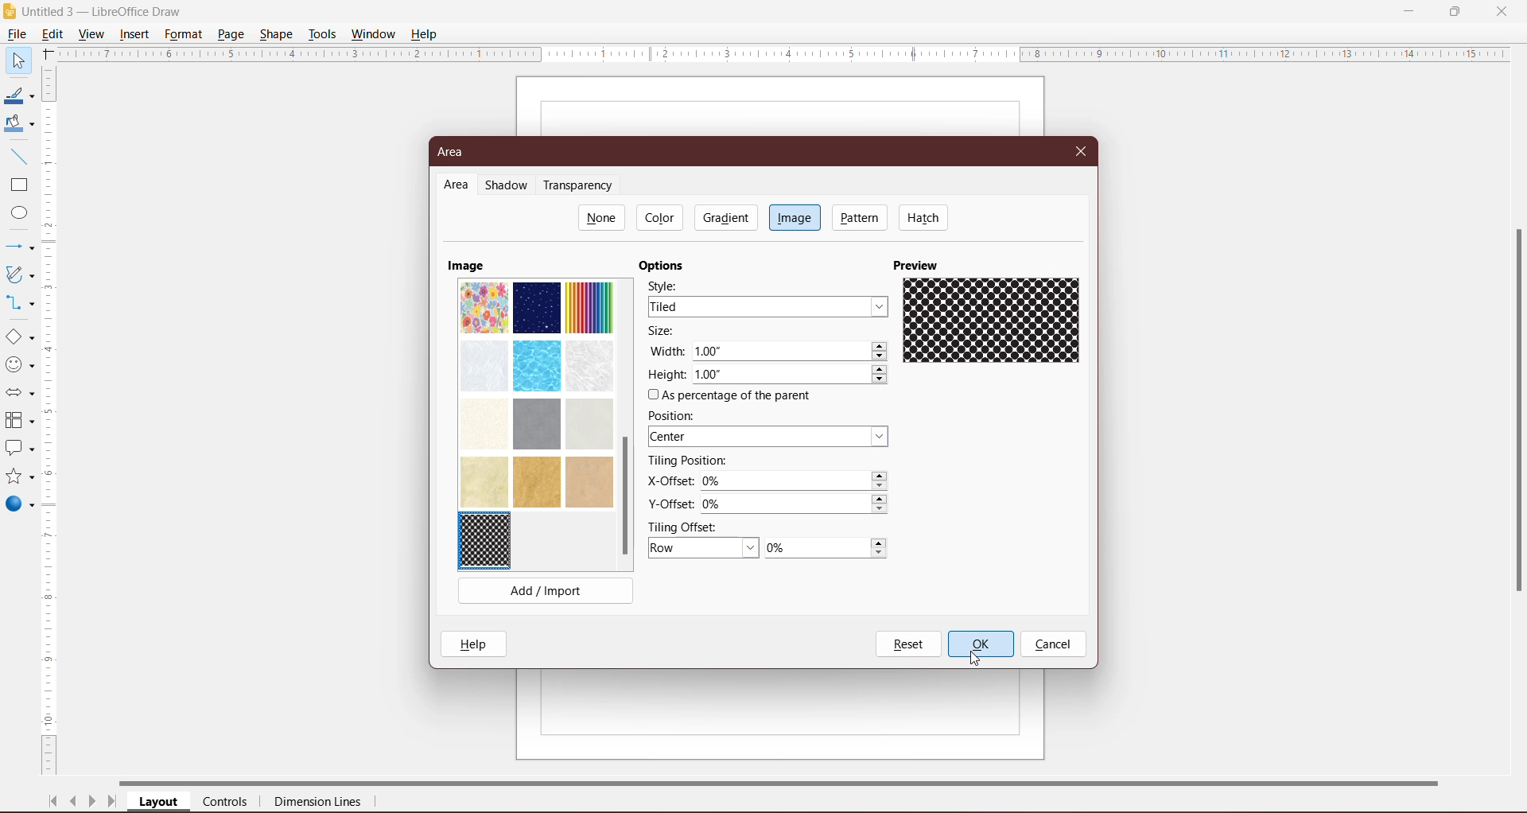  Describe the element at coordinates (690, 526) in the screenshot. I see `Tiling Offset` at that location.